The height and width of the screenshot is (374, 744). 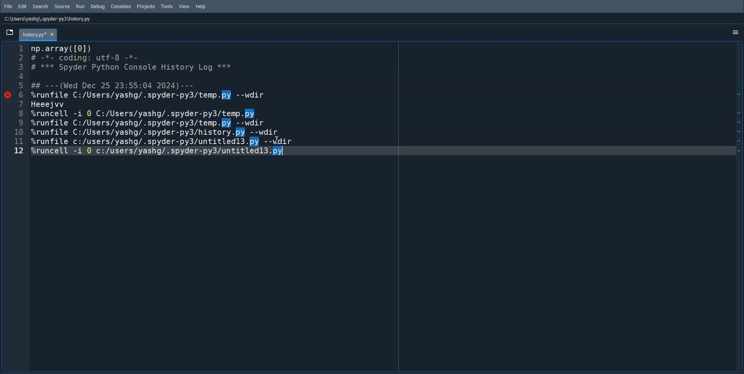 What do you see at coordinates (200, 7) in the screenshot?
I see `Help` at bounding box center [200, 7].